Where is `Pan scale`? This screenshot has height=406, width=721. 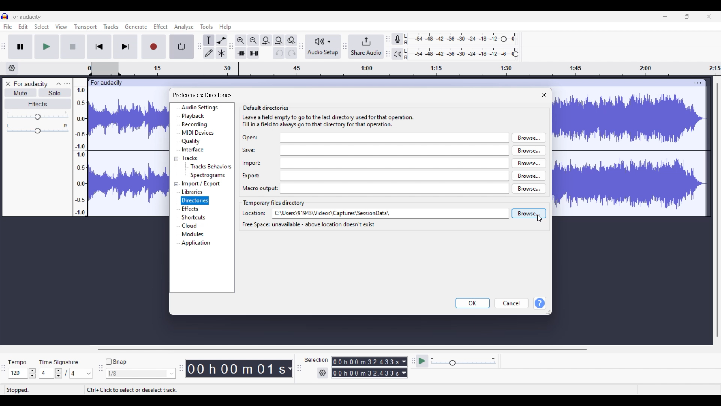
Pan scale is located at coordinates (38, 129).